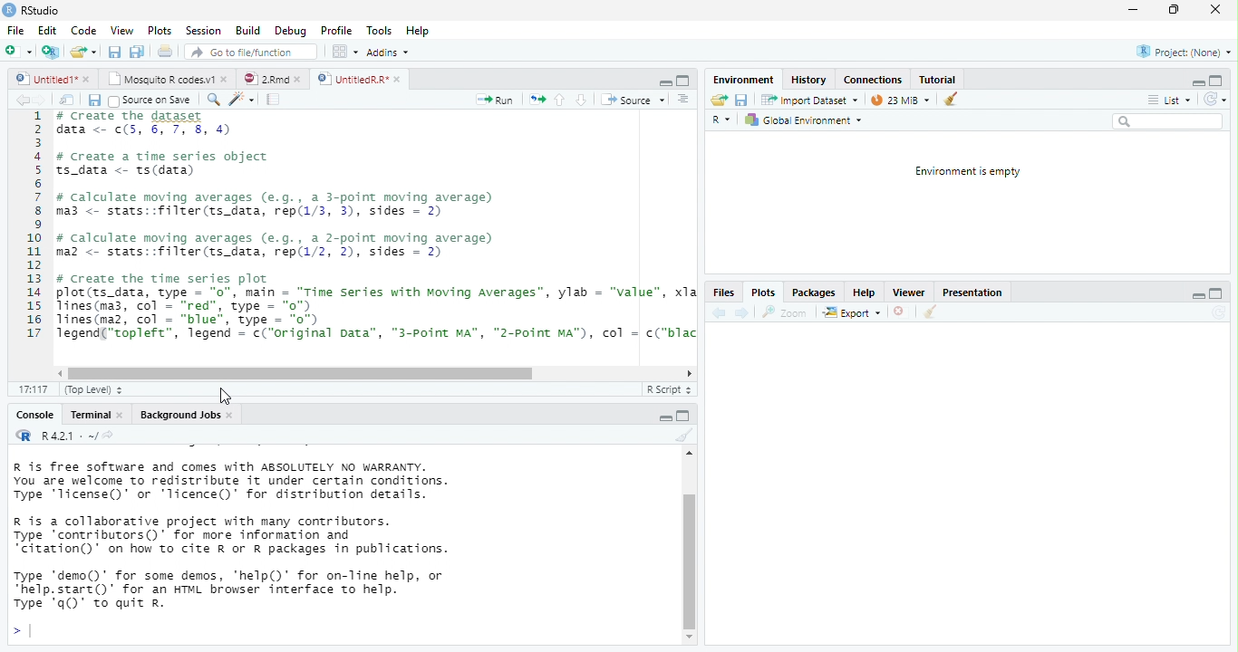 This screenshot has height=652, width=1238. What do you see at coordinates (264, 79) in the screenshot?
I see `2Rmd` at bounding box center [264, 79].